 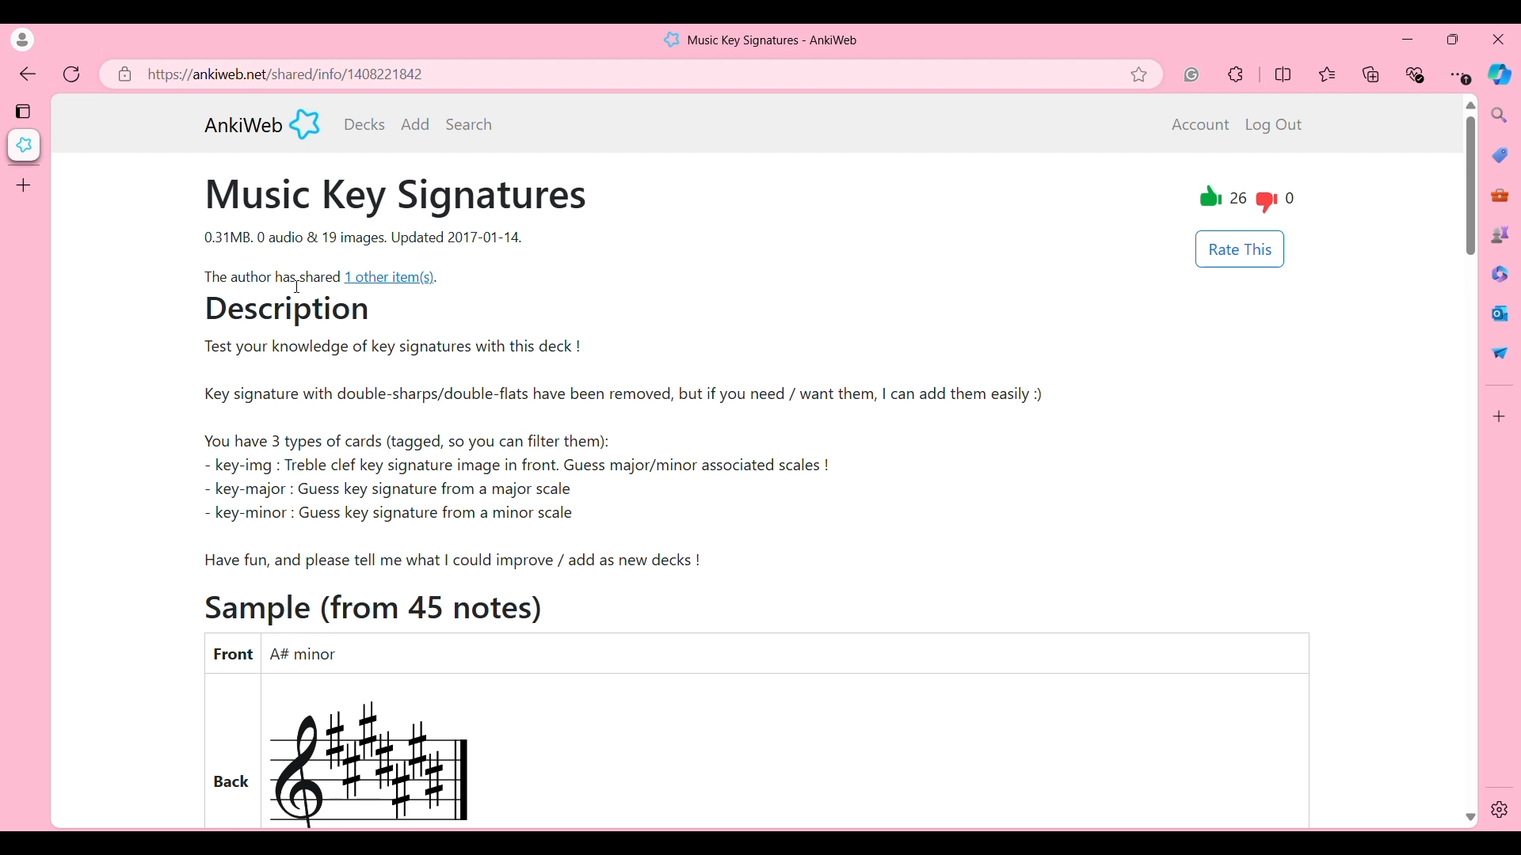 I want to click on Browser AI, so click(x=1499, y=74).